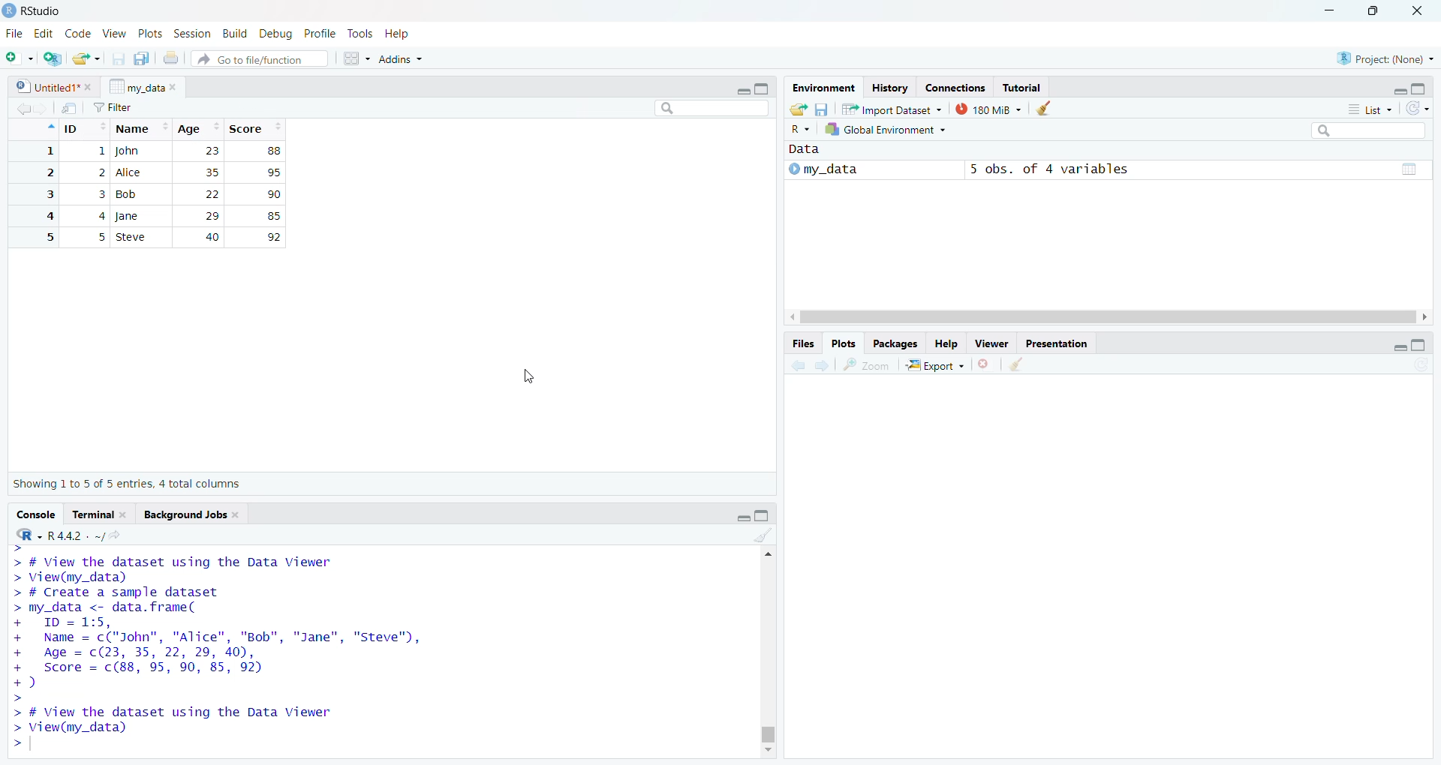 The image size is (1441, 765). What do you see at coordinates (257, 129) in the screenshot?
I see `Score` at bounding box center [257, 129].